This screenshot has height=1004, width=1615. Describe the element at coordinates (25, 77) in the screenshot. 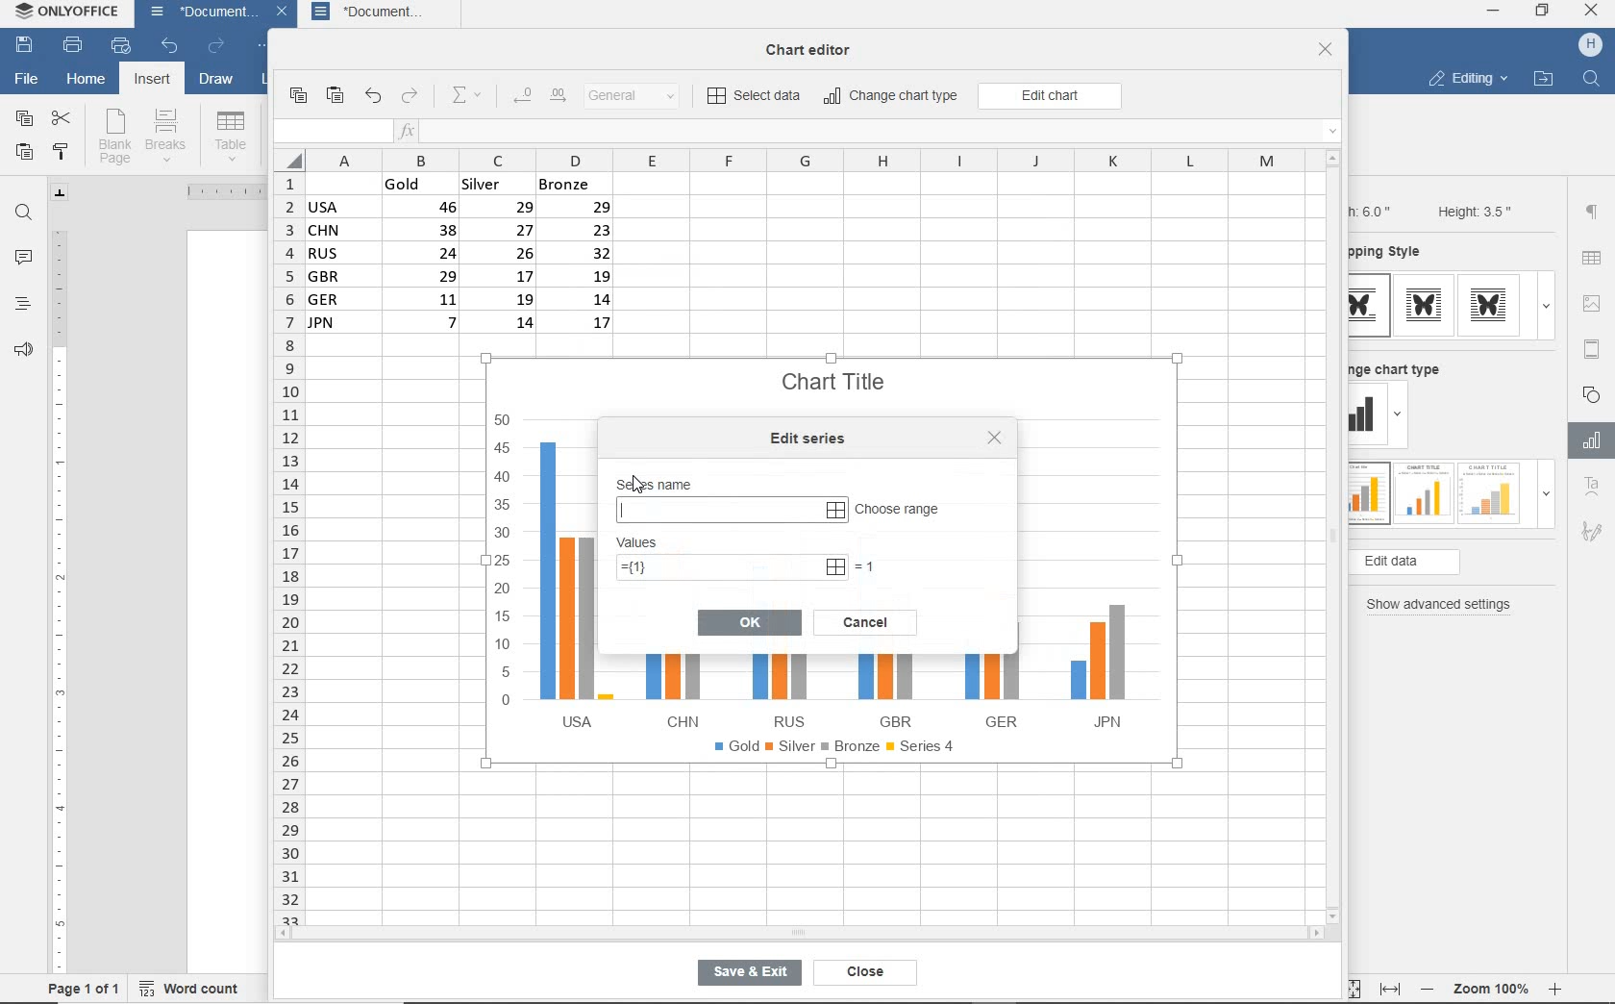

I see `file` at that location.